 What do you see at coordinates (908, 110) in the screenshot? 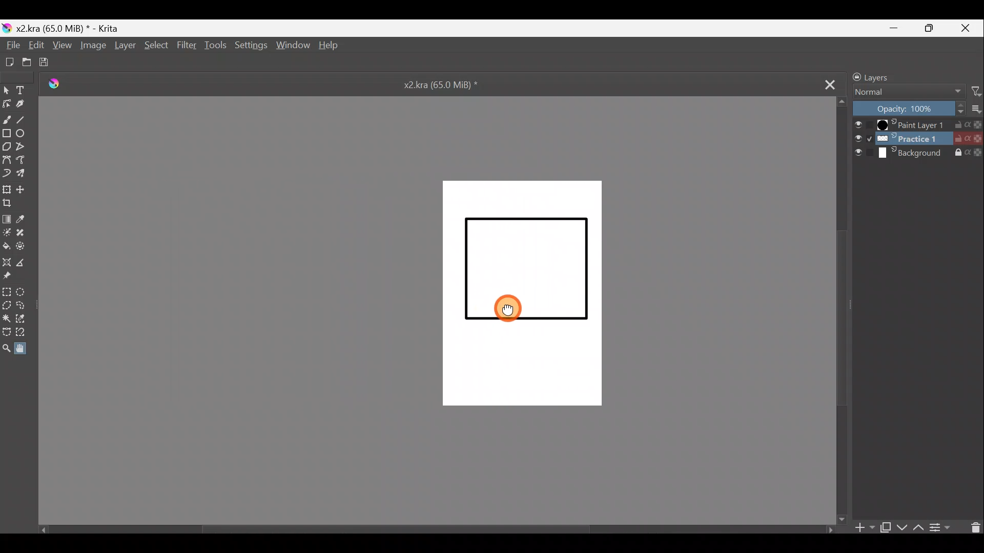
I see `Layer Opacity` at bounding box center [908, 110].